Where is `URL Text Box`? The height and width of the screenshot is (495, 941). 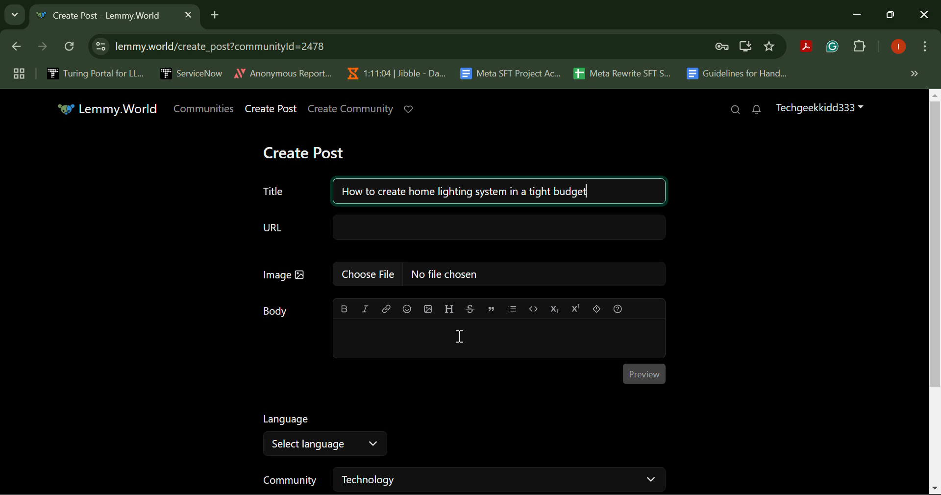
URL Text Box is located at coordinates (465, 226).